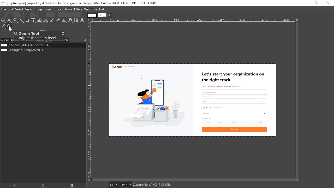  Describe the element at coordinates (315, 3) in the screenshot. I see `Restore down` at that location.